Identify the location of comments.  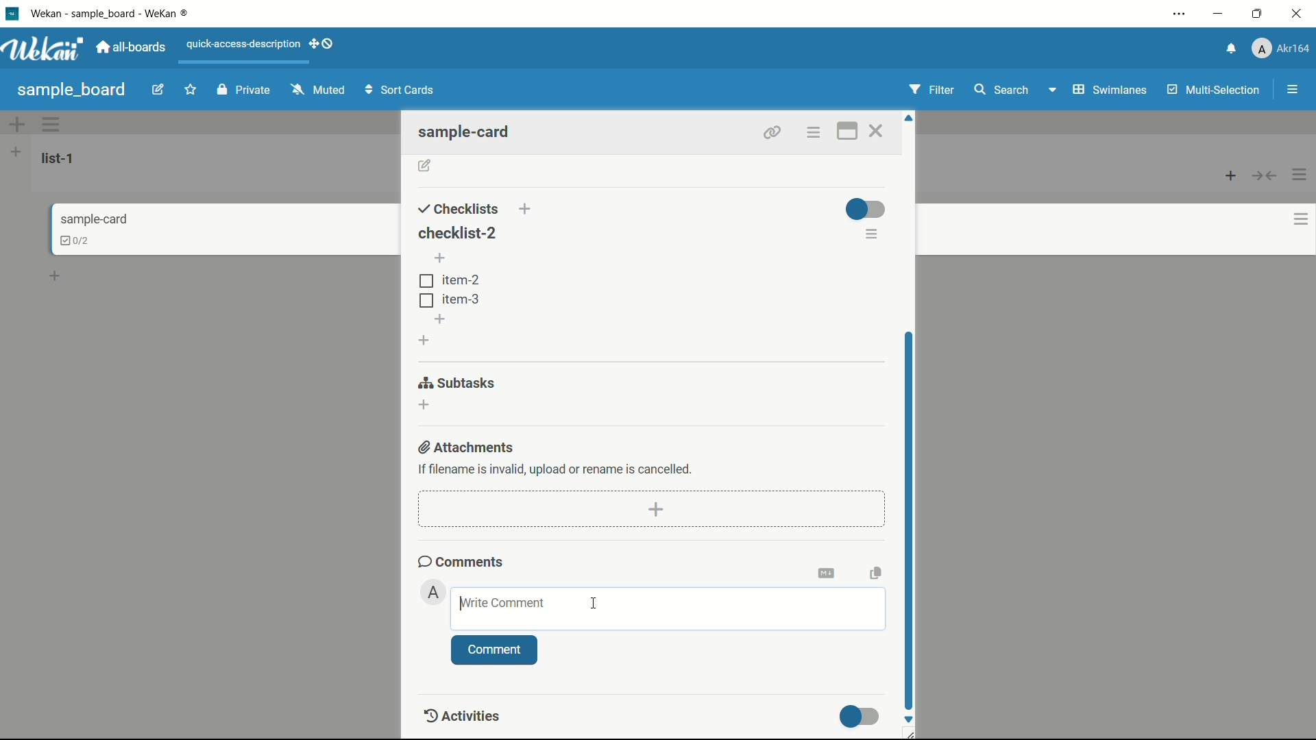
(461, 561).